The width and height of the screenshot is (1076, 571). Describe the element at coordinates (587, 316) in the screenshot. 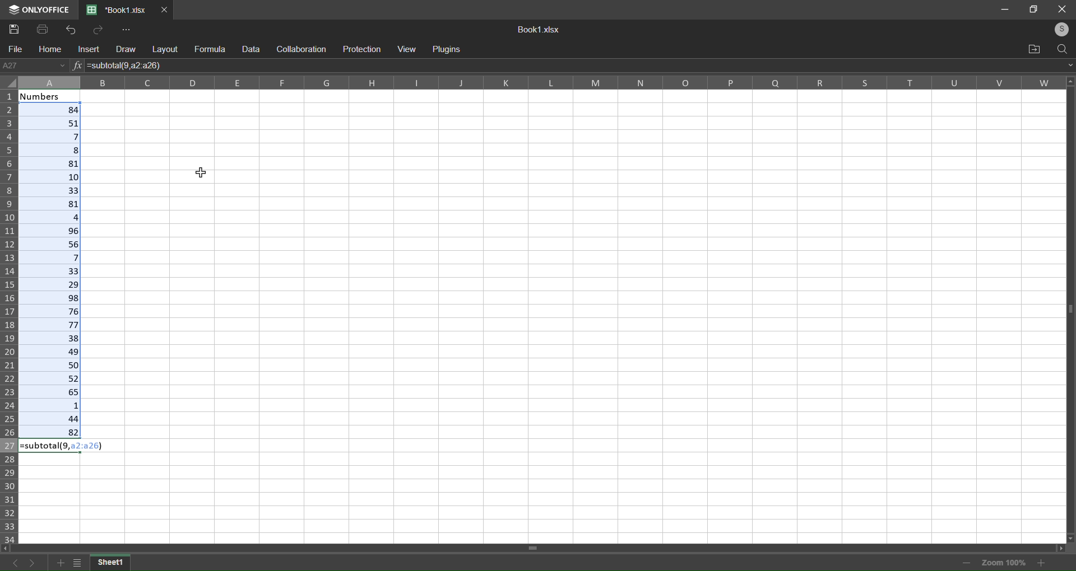

I see `cells` at that location.